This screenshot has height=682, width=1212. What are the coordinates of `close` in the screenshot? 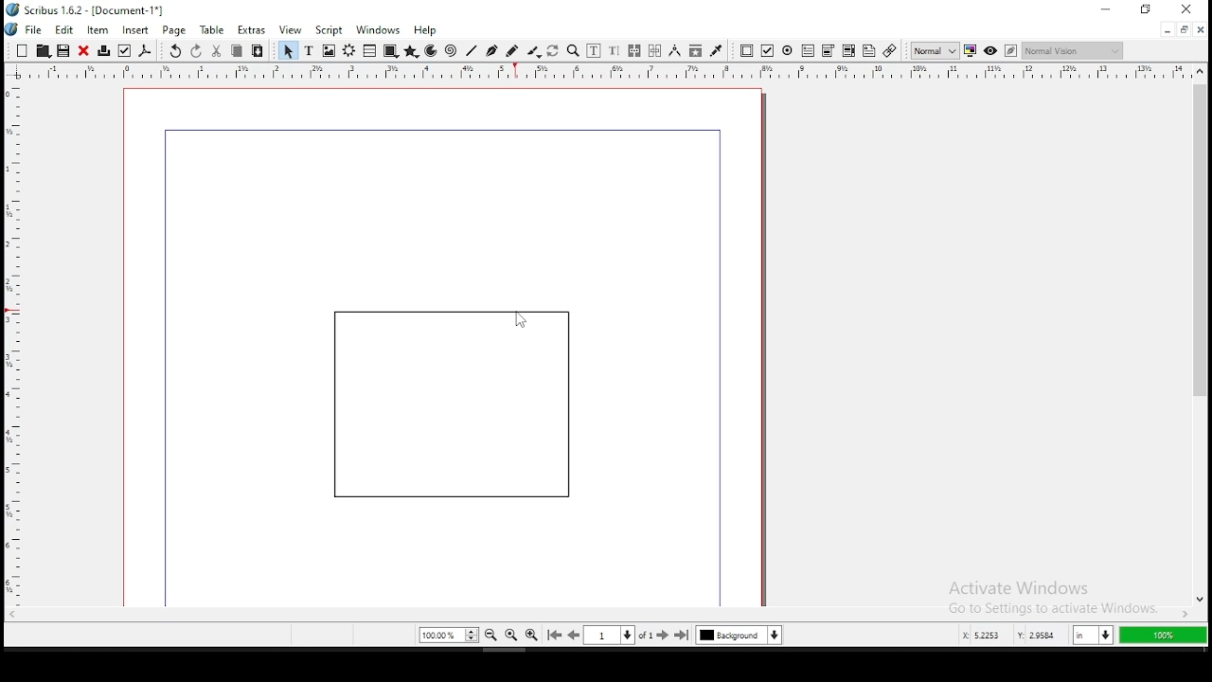 It's located at (1188, 9).